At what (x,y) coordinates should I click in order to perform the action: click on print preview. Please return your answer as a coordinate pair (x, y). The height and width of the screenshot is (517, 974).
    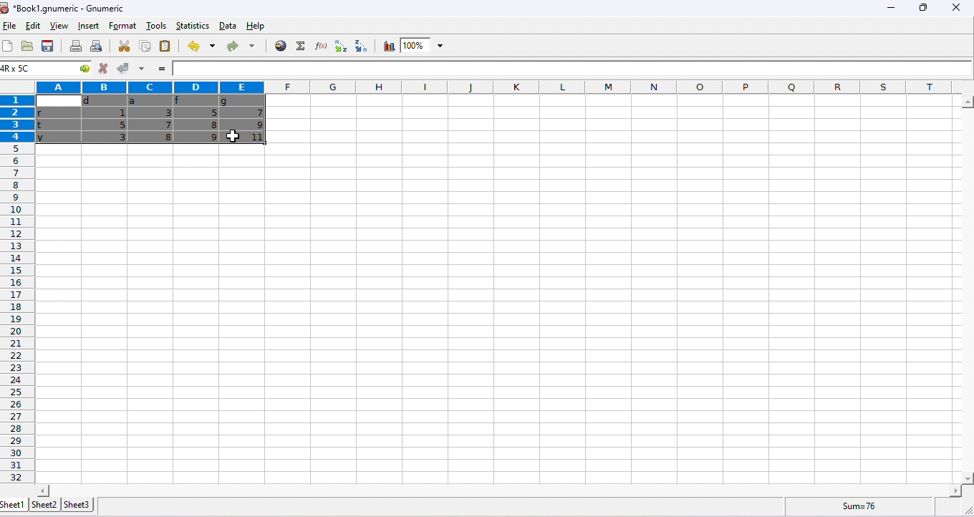
    Looking at the image, I should click on (95, 47).